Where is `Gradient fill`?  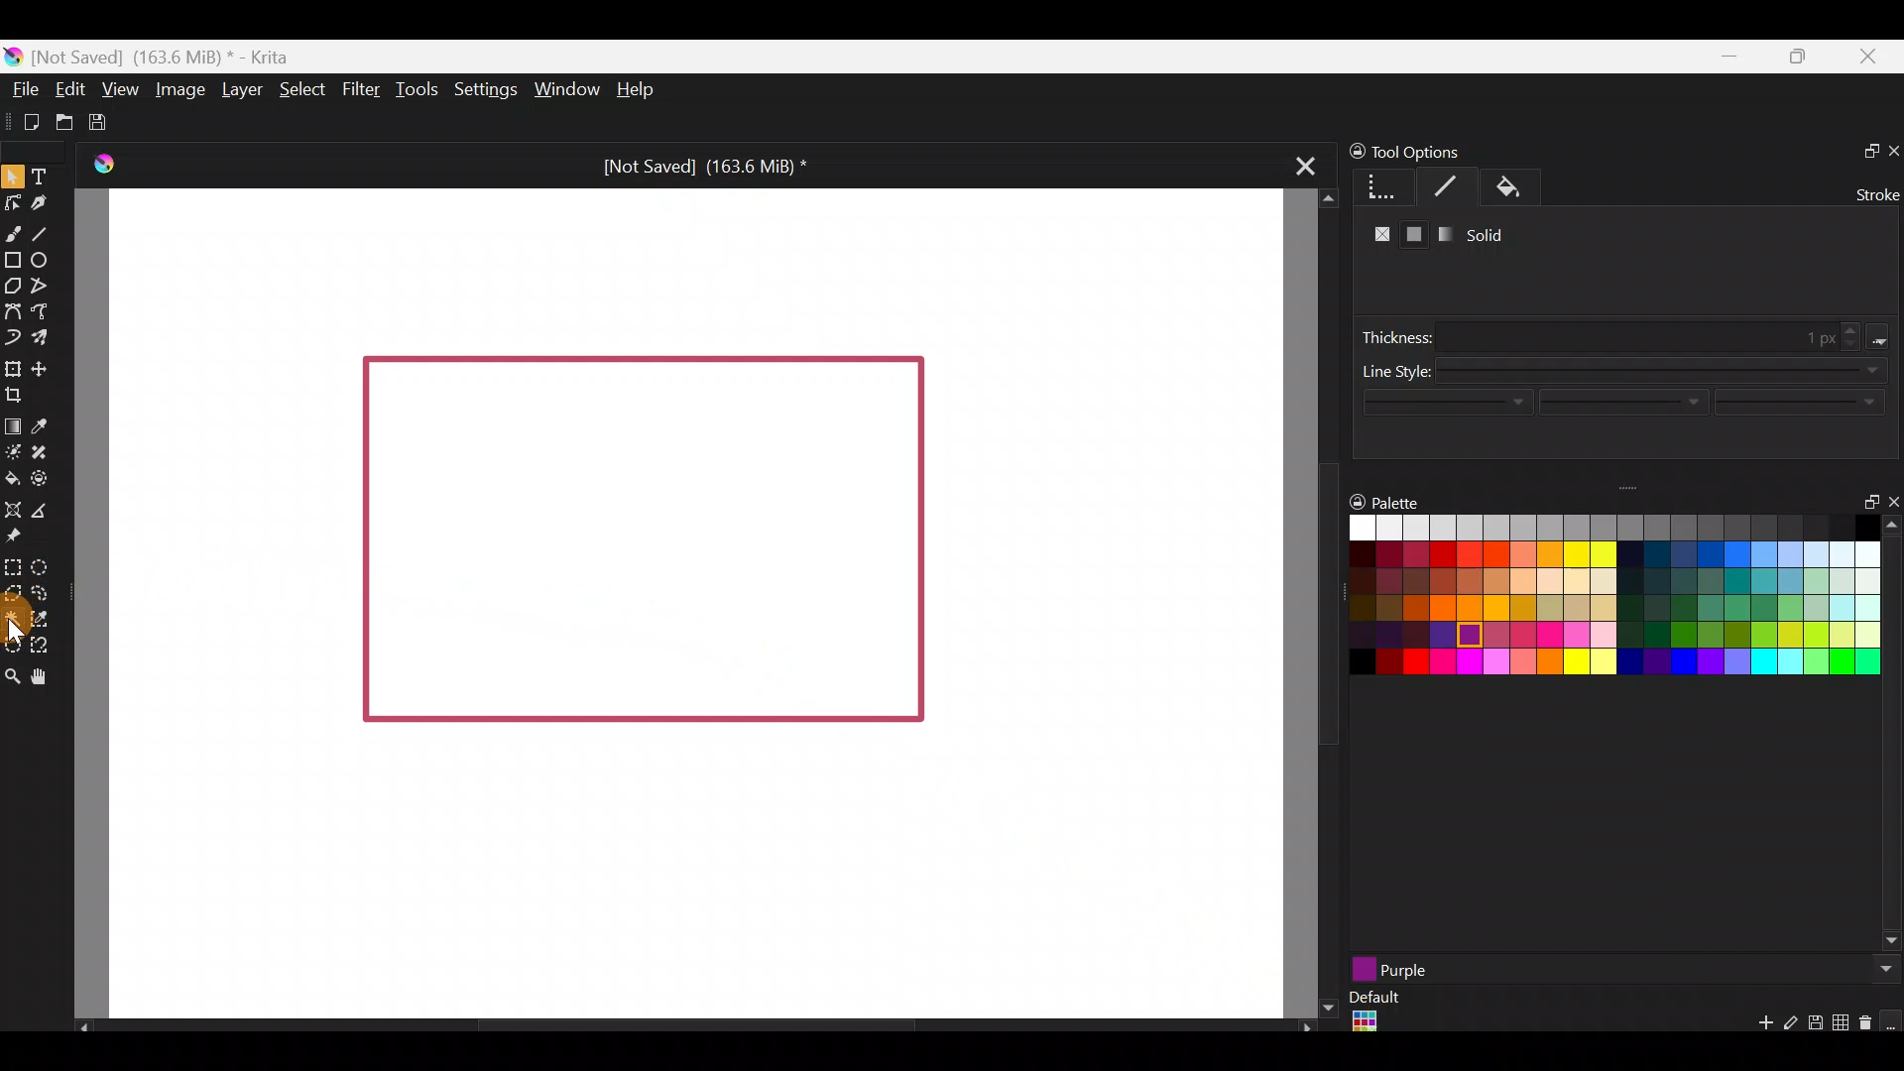 Gradient fill is located at coordinates (1447, 239).